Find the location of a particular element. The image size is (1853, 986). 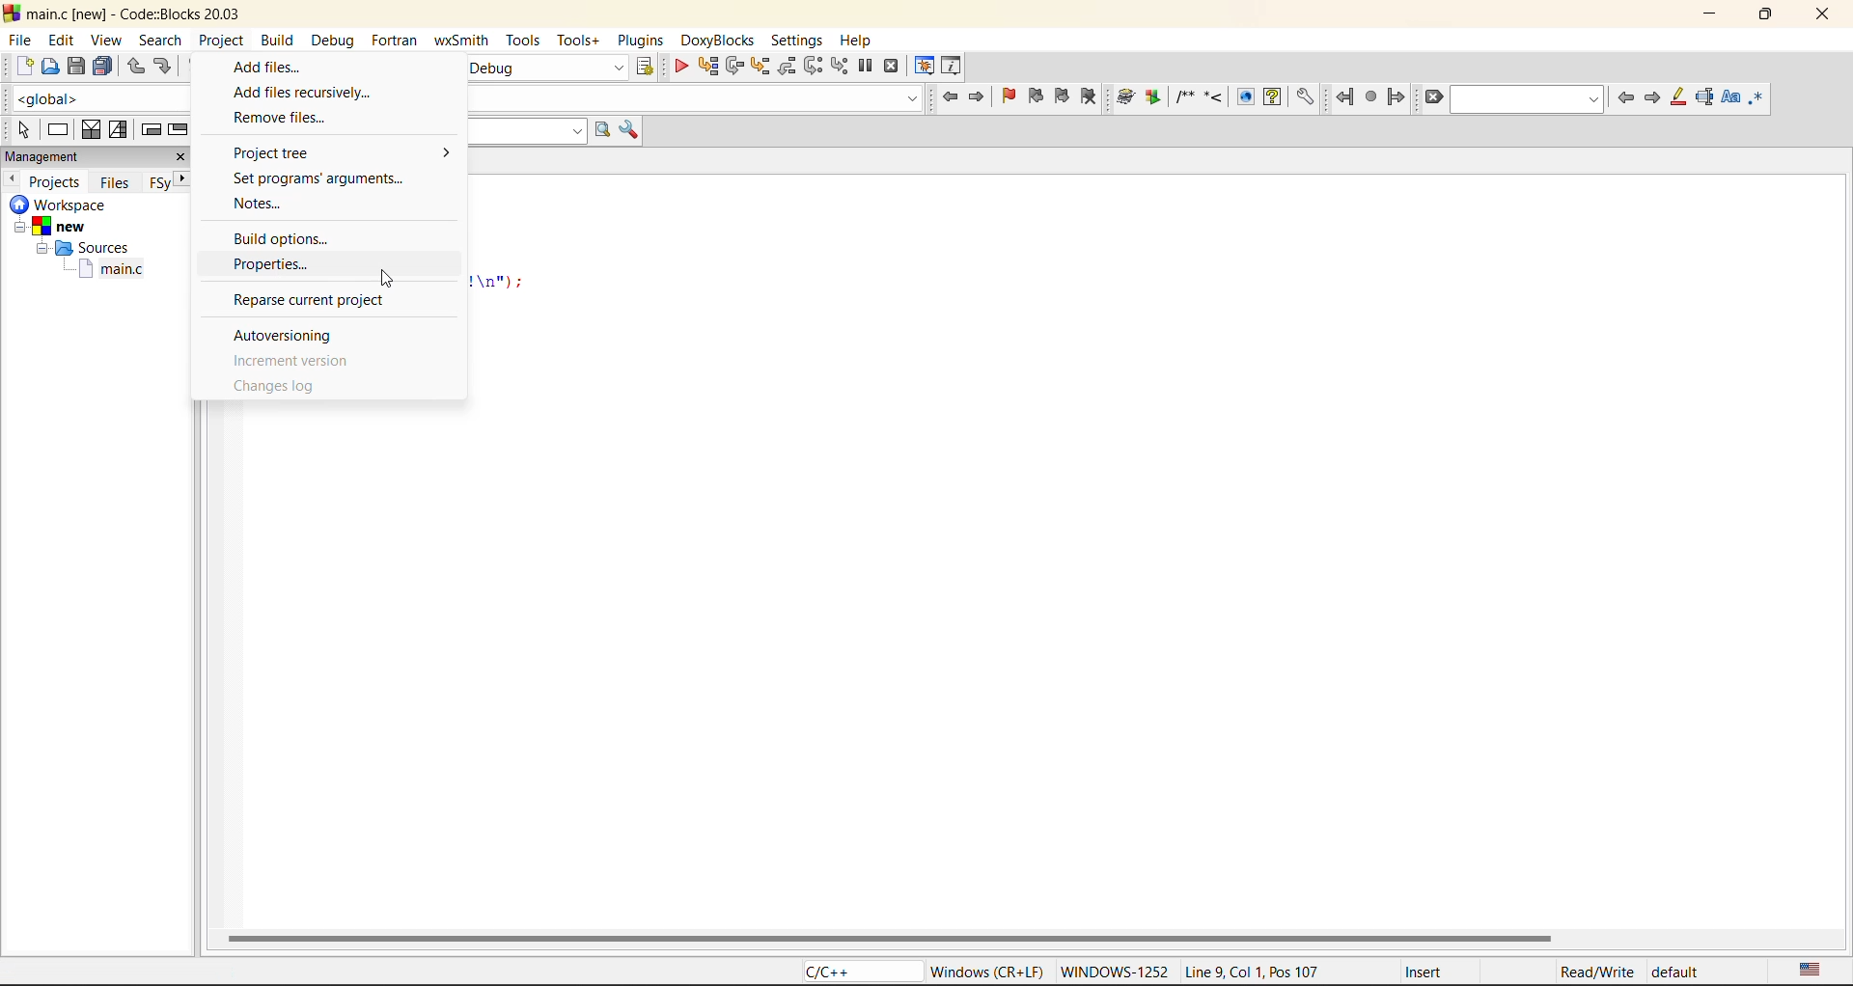

fortran is located at coordinates (395, 38).